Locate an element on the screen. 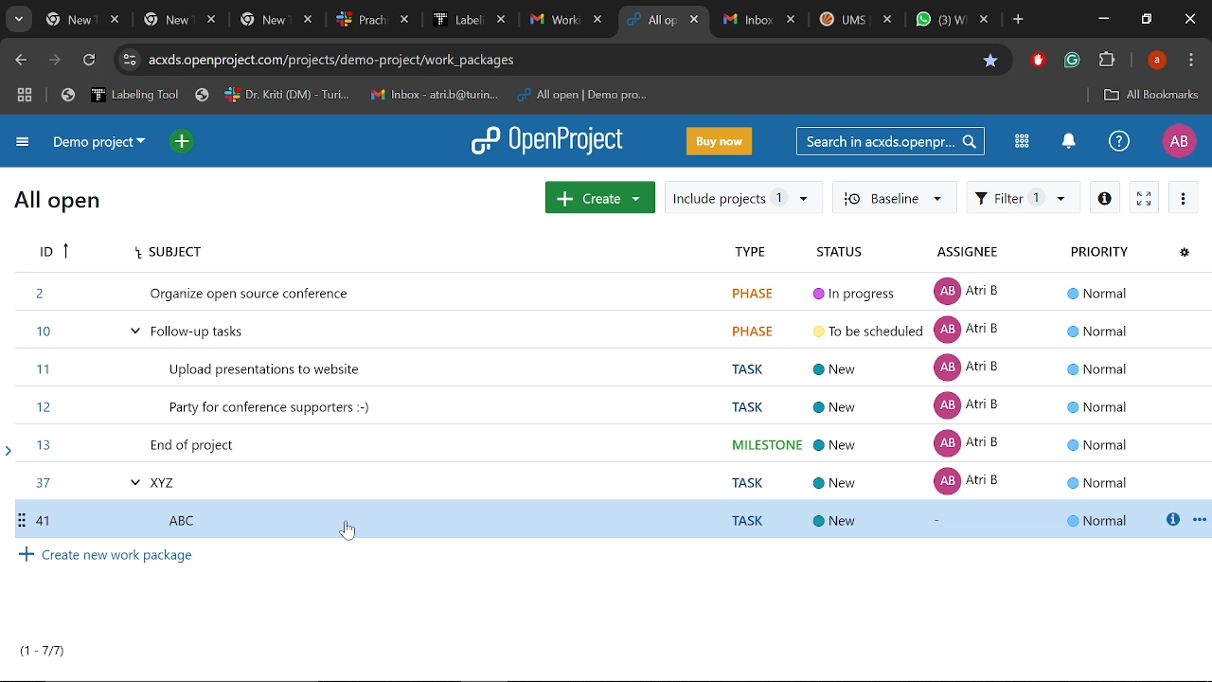  Subject is located at coordinates (410, 249).